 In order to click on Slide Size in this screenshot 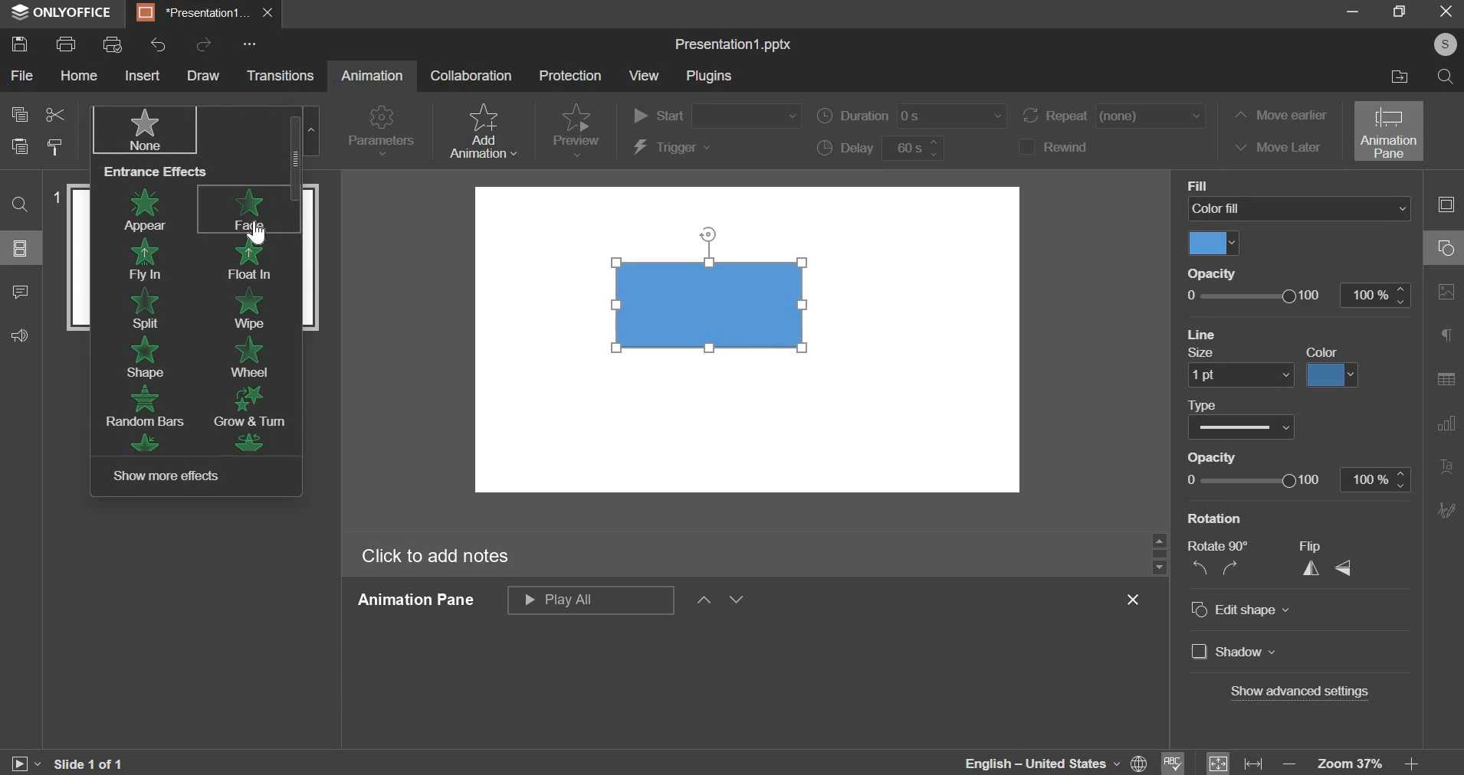, I will do `click(1449, 335)`.